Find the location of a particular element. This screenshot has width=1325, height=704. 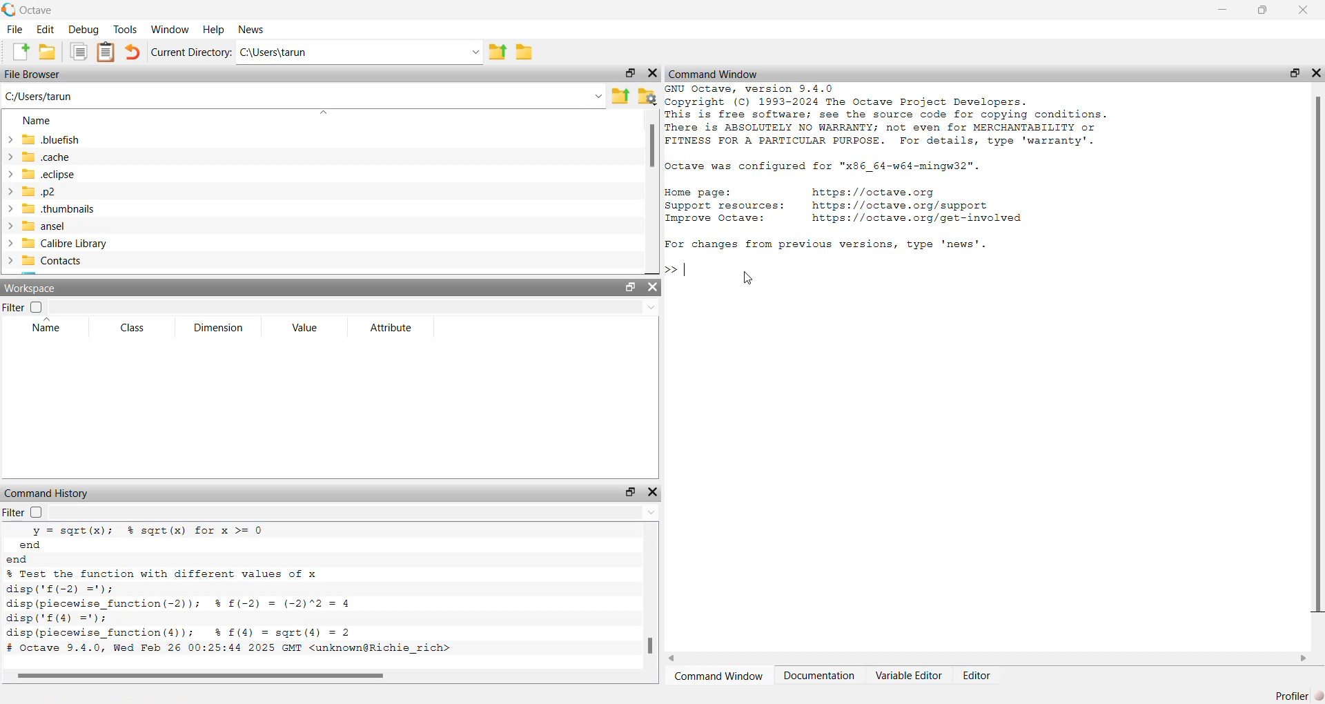

Scrollbar is located at coordinates (1319, 355).